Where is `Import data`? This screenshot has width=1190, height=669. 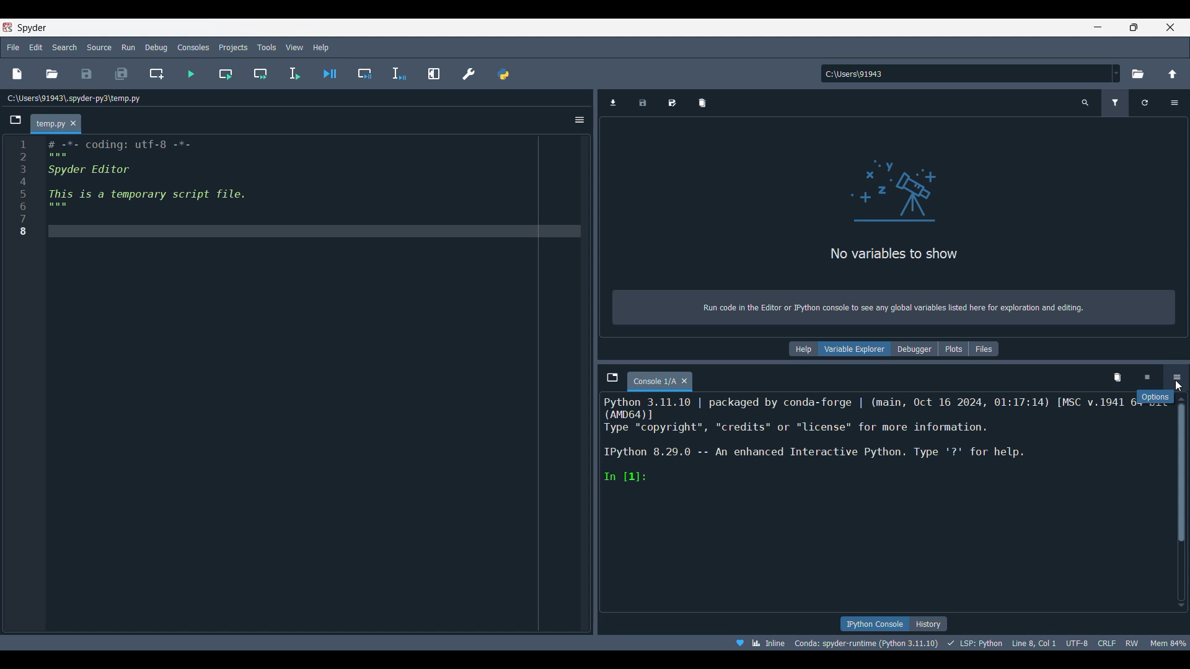
Import data is located at coordinates (613, 103).